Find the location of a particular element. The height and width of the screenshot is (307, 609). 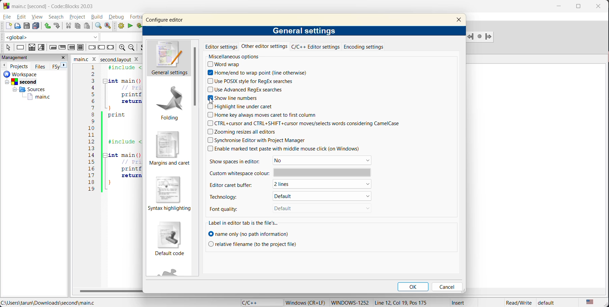

cut is located at coordinates (67, 26).